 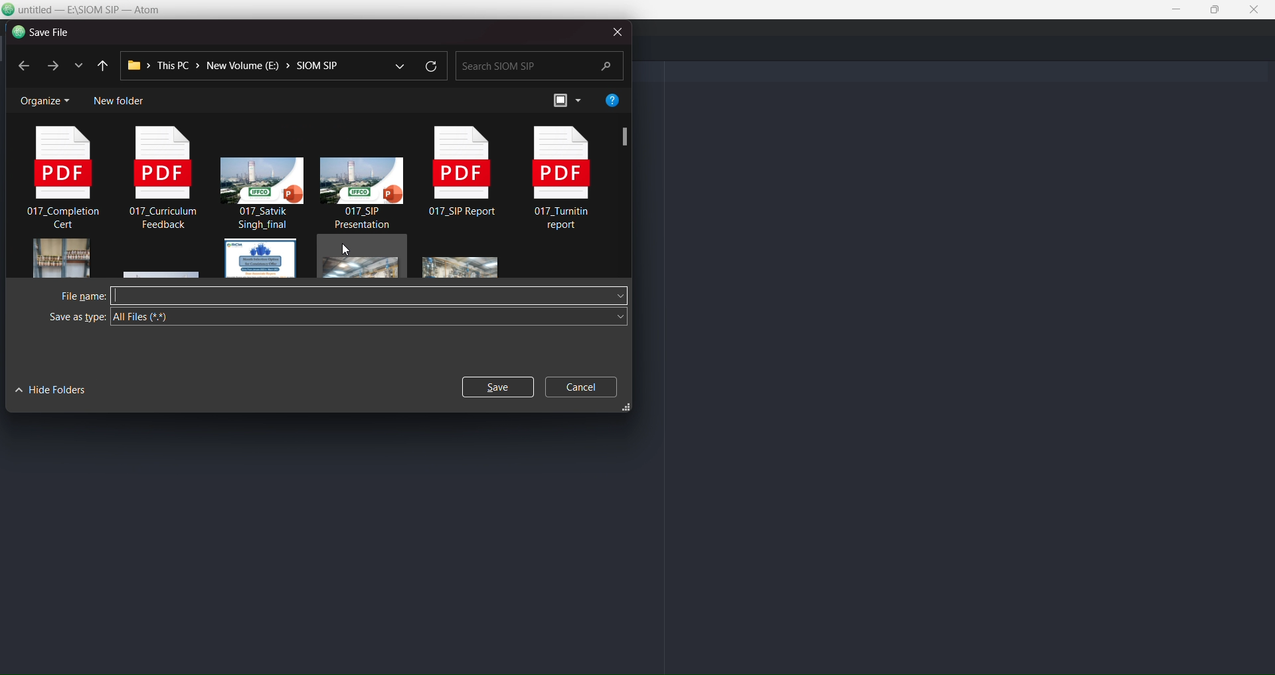 I want to click on file, so click(x=159, y=275).